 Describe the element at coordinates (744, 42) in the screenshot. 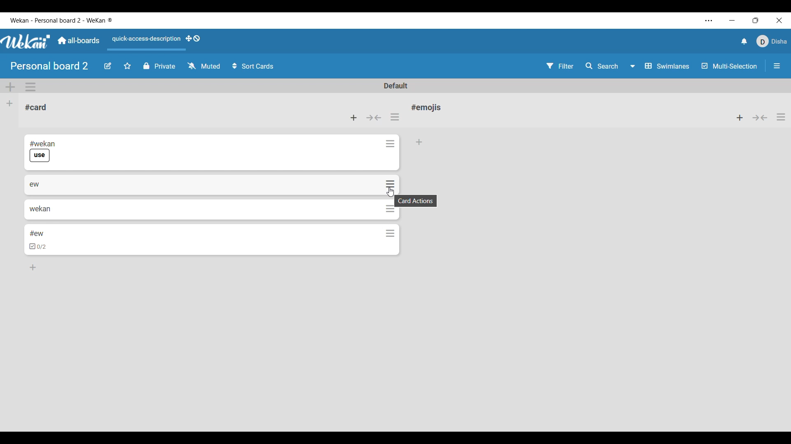

I see `Notifications ` at that location.